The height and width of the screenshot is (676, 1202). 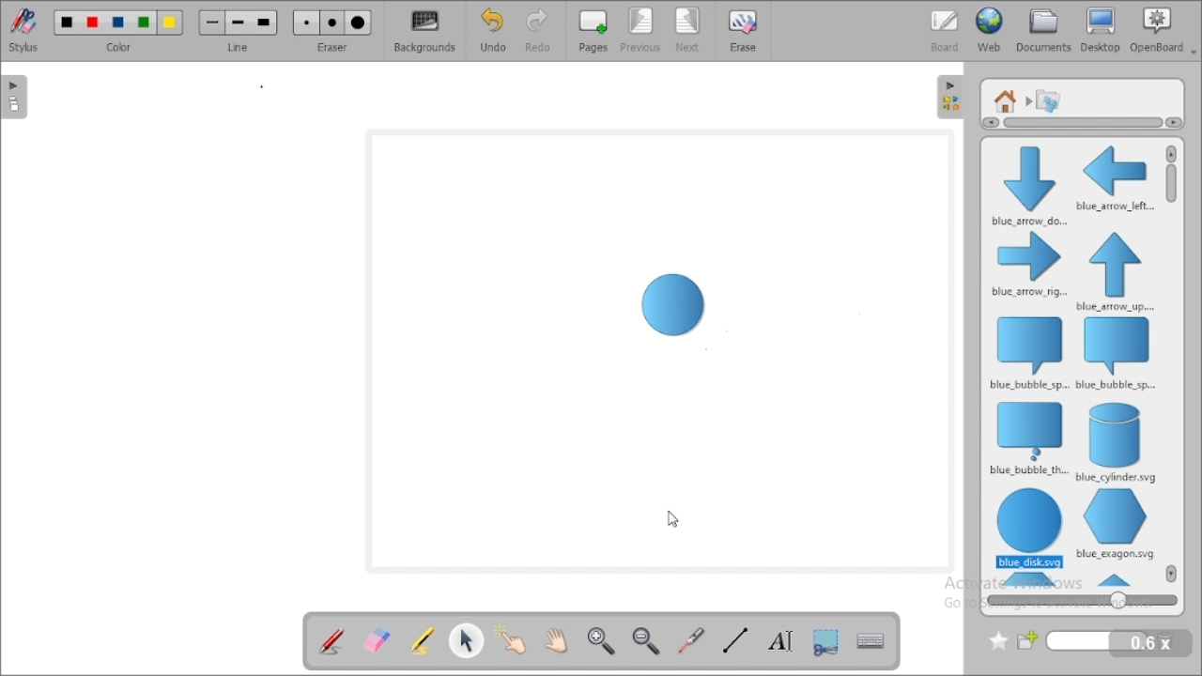 I want to click on desktop, so click(x=1102, y=30).